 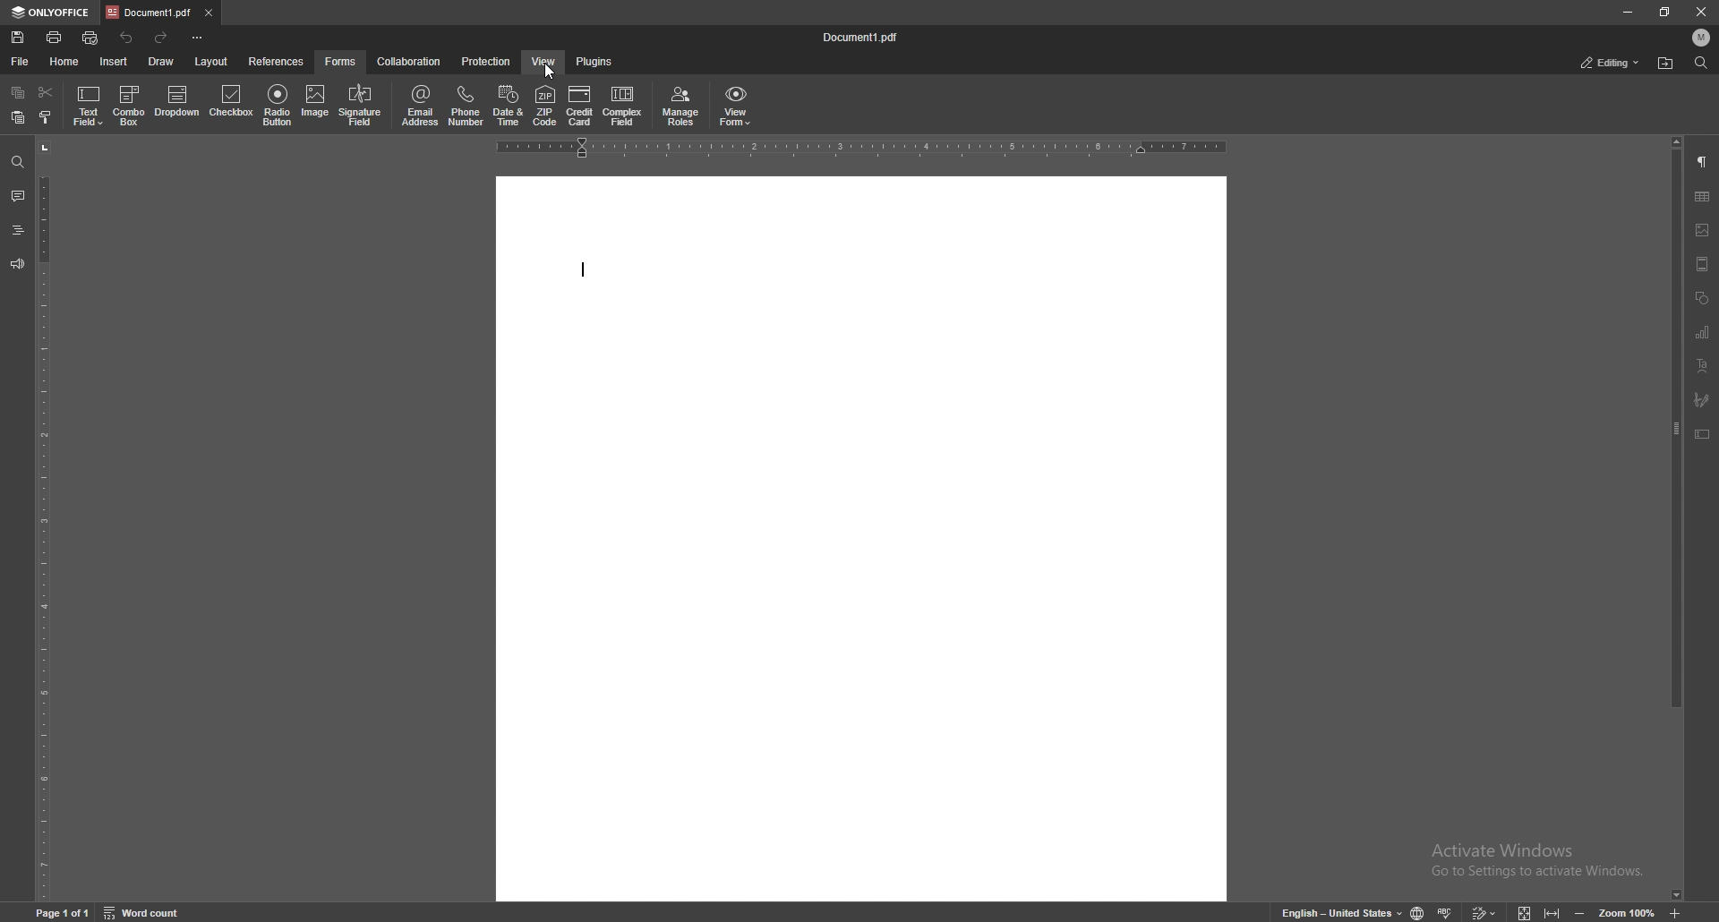 I want to click on collaboration, so click(x=412, y=63).